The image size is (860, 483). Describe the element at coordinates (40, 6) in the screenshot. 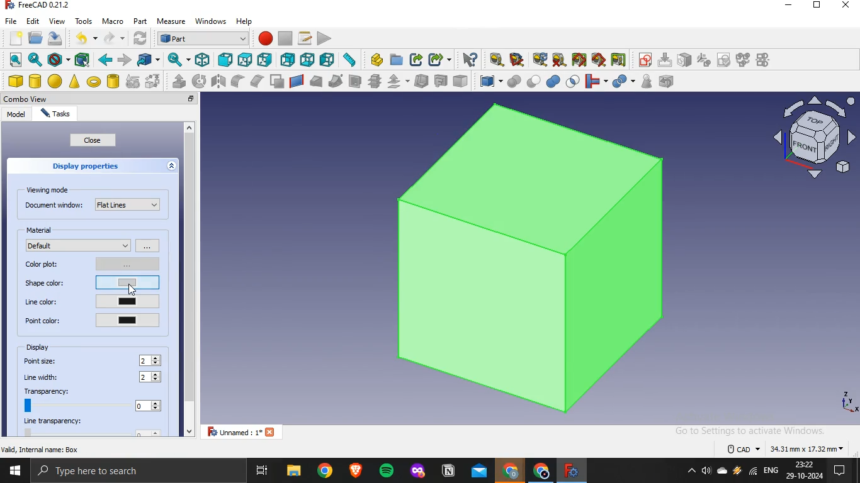

I see `text` at that location.